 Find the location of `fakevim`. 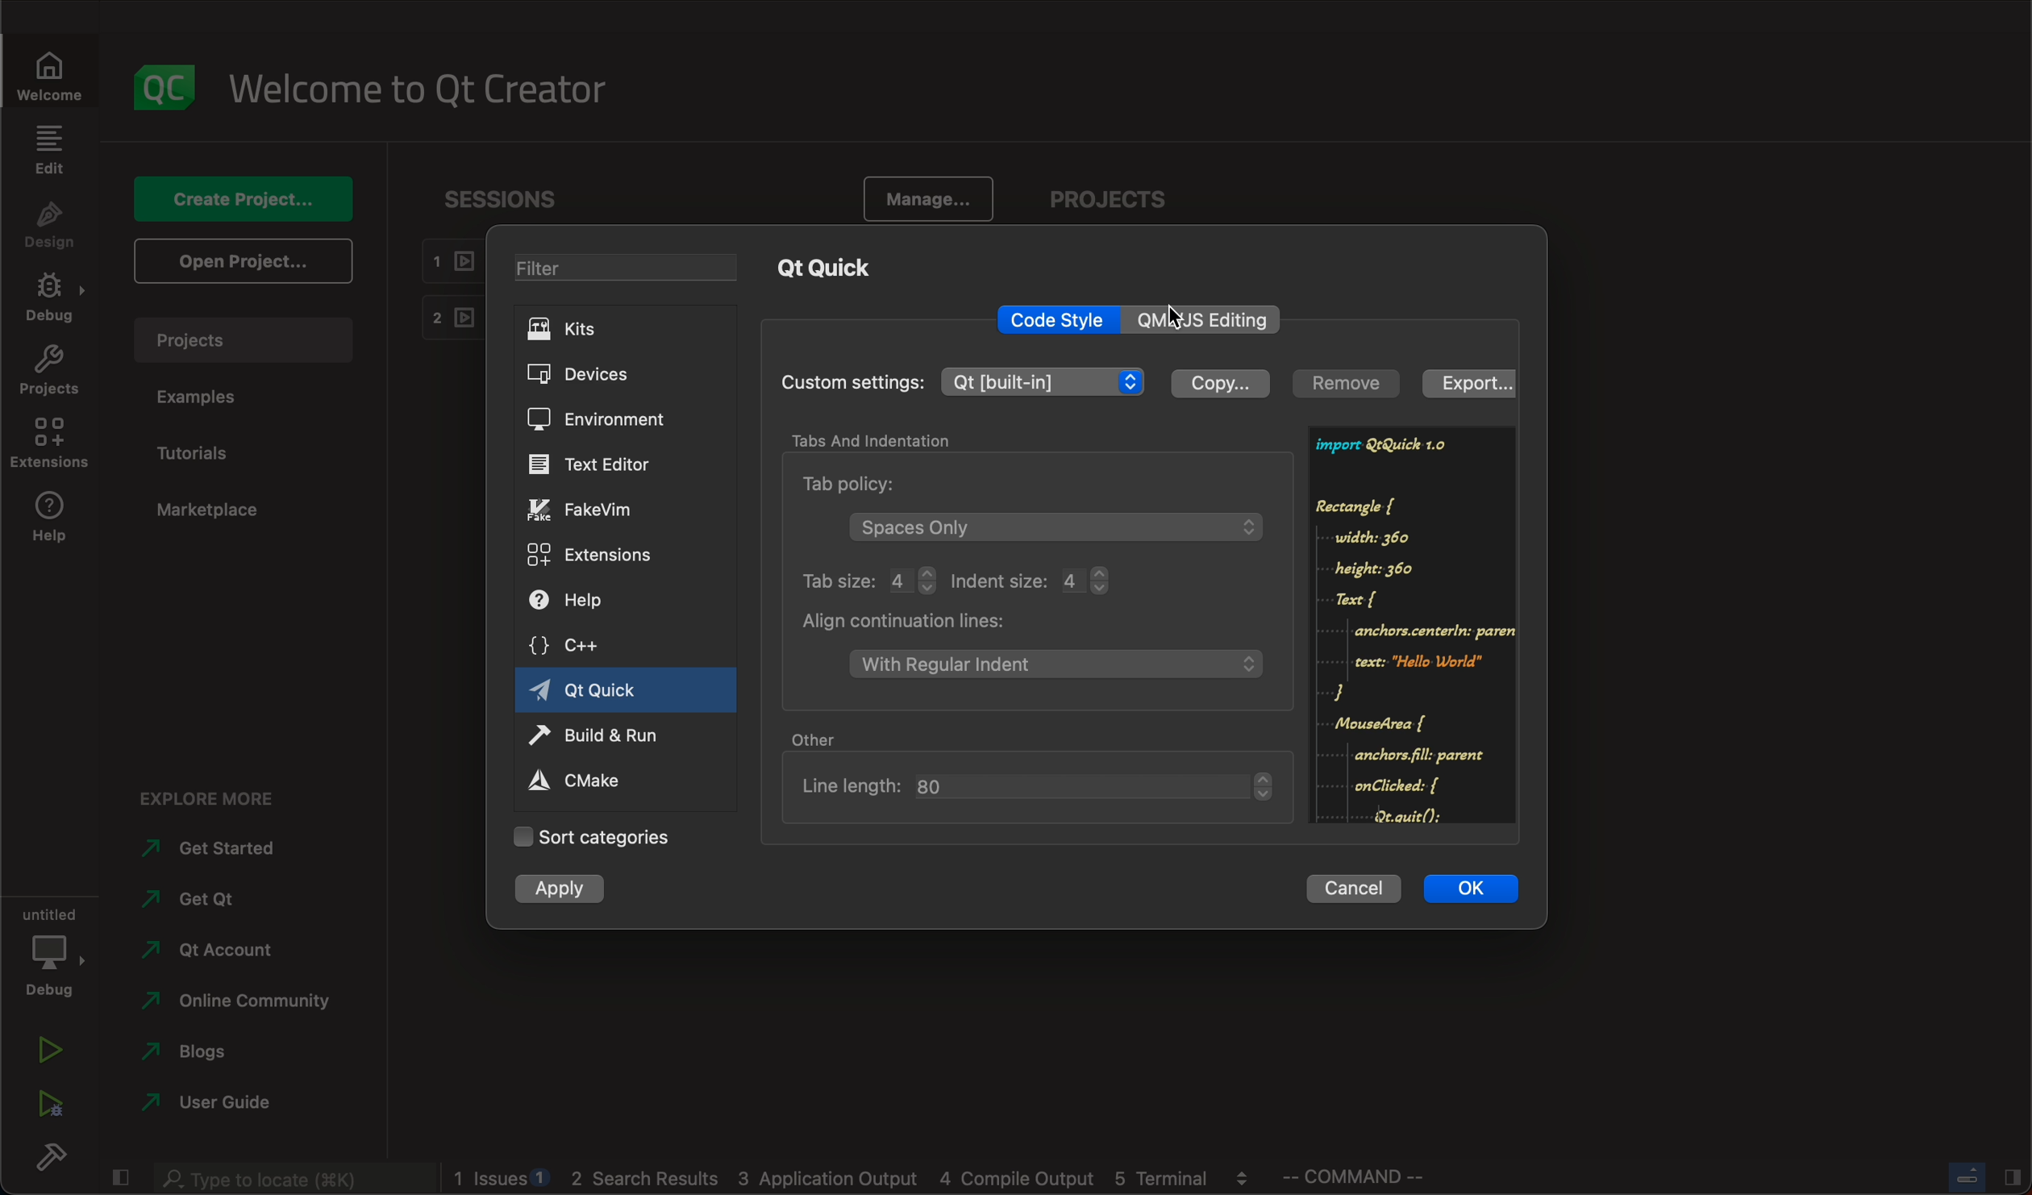

fakevim is located at coordinates (591, 512).